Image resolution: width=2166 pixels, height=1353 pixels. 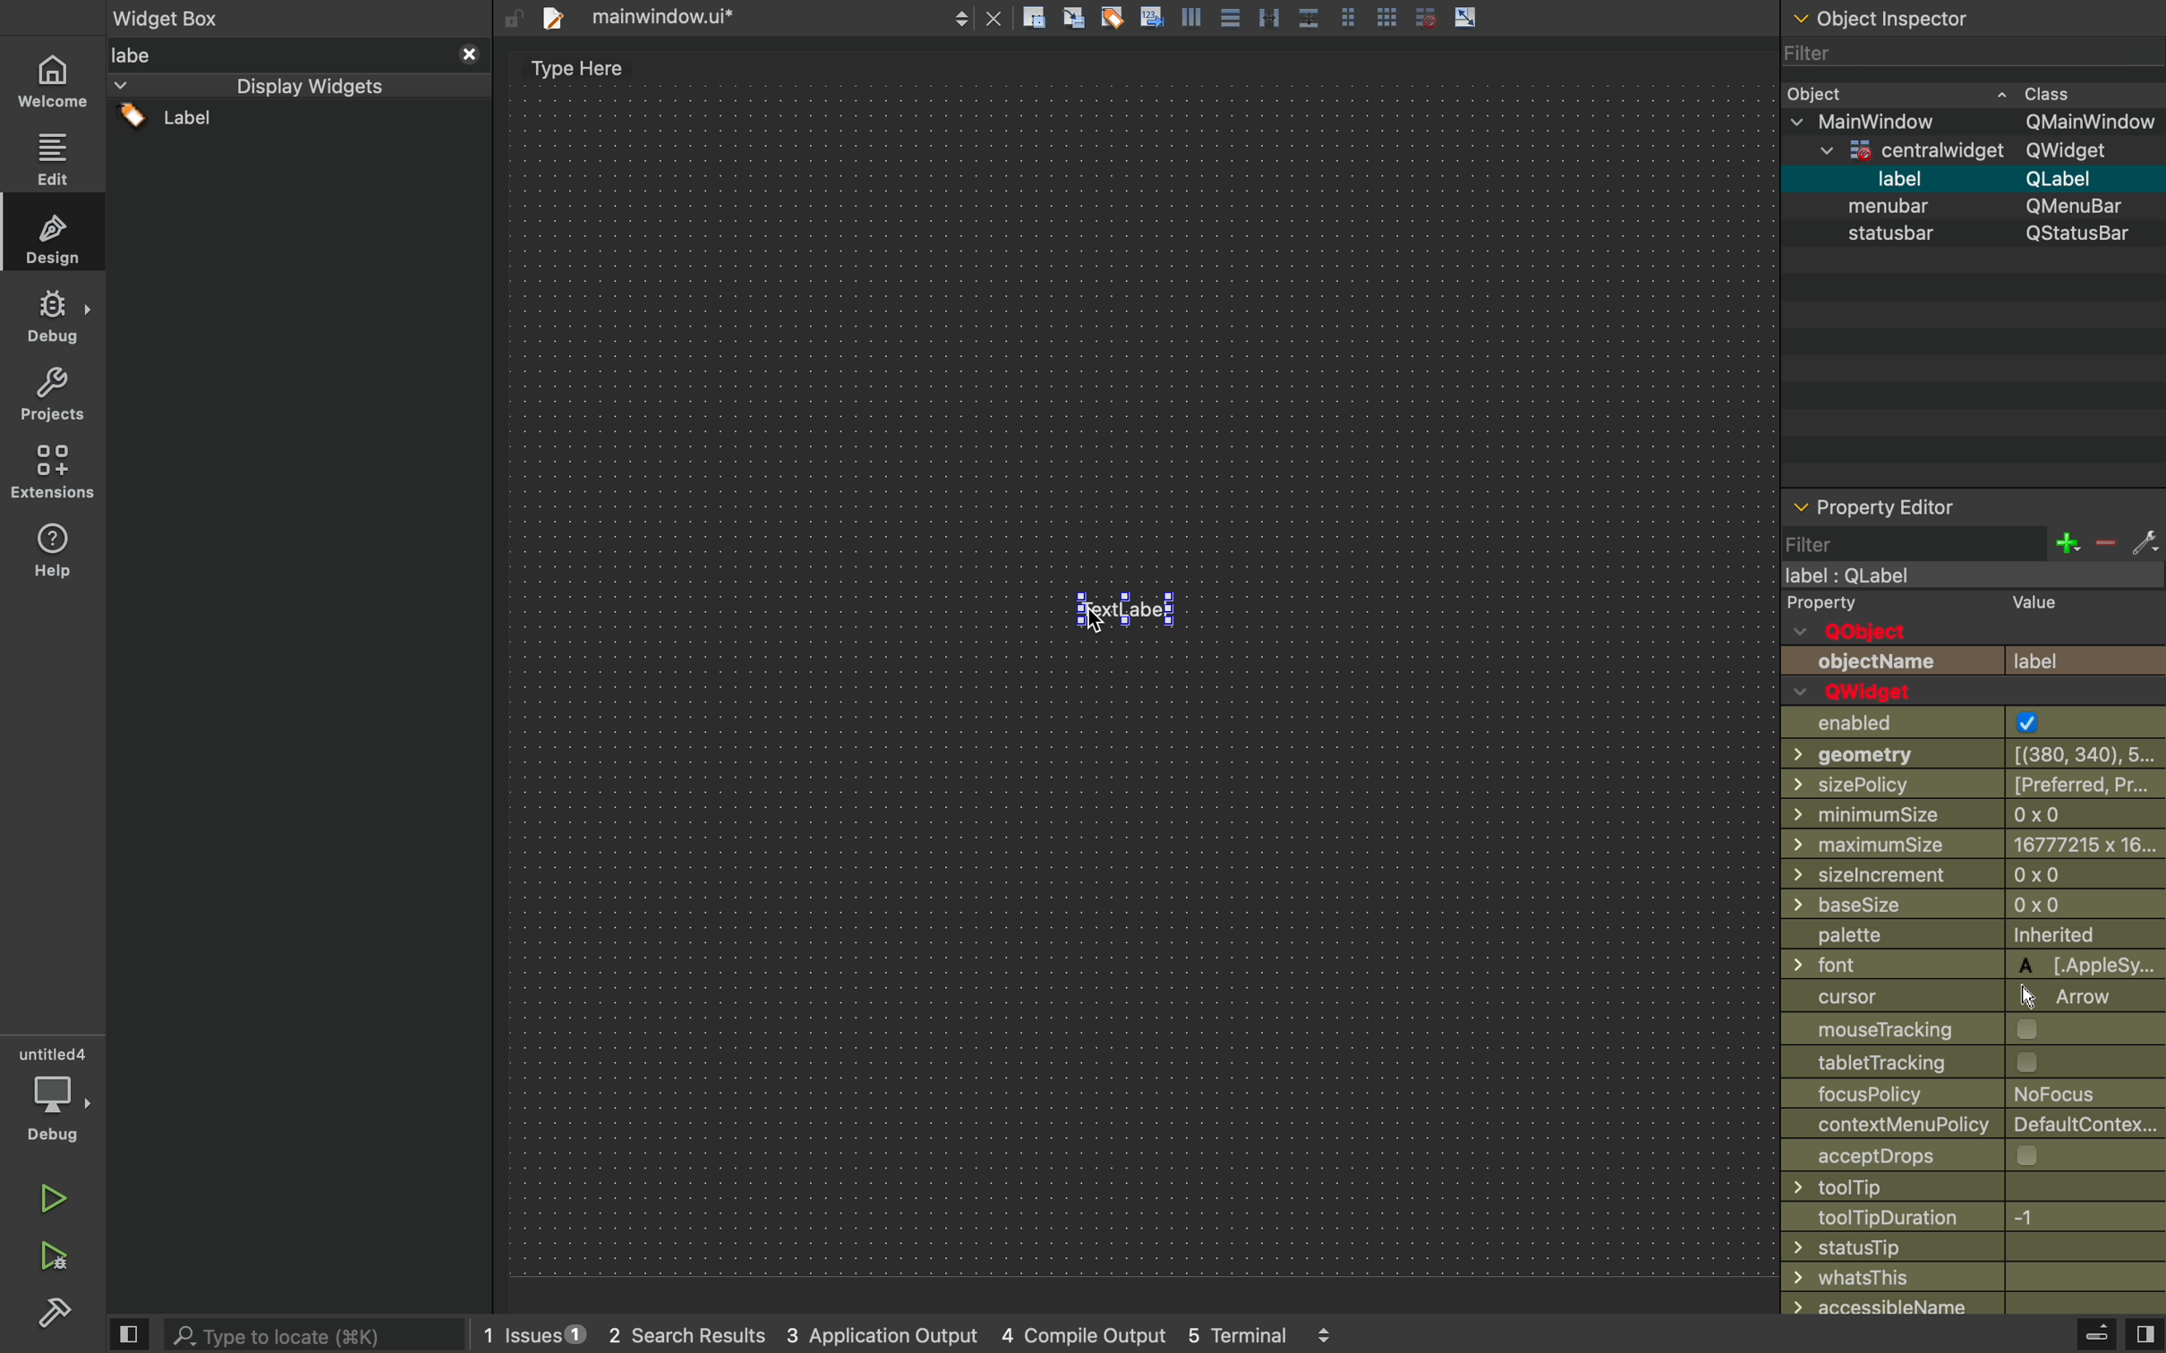 I want to click on filter text, so click(x=296, y=52).